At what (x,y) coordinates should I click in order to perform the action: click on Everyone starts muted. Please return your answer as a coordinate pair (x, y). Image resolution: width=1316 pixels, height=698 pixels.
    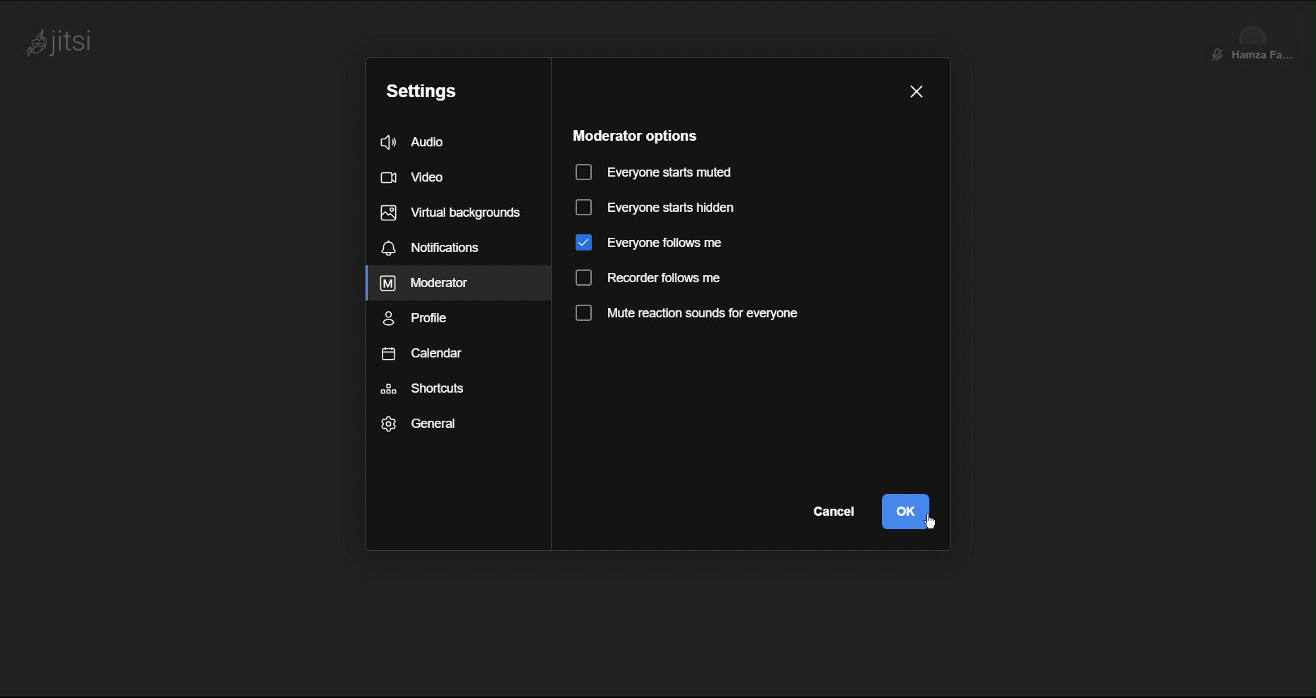
    Looking at the image, I should click on (653, 170).